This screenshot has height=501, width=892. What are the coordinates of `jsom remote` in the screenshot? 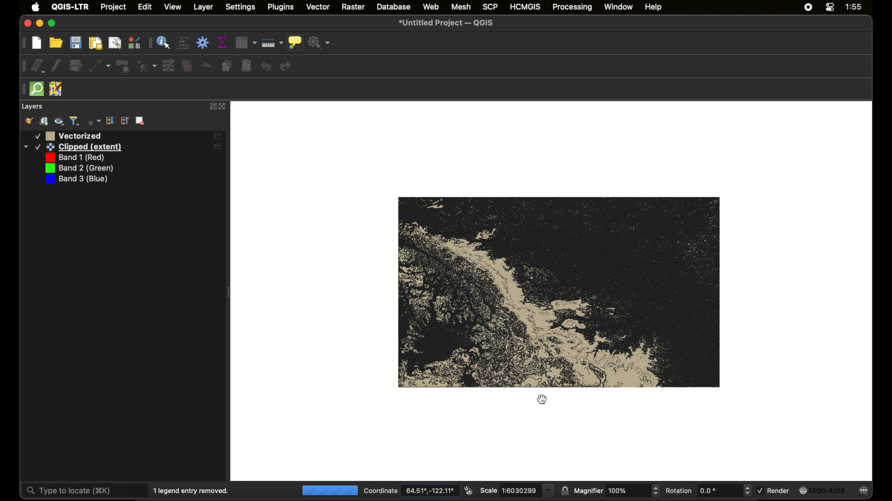 It's located at (56, 89).